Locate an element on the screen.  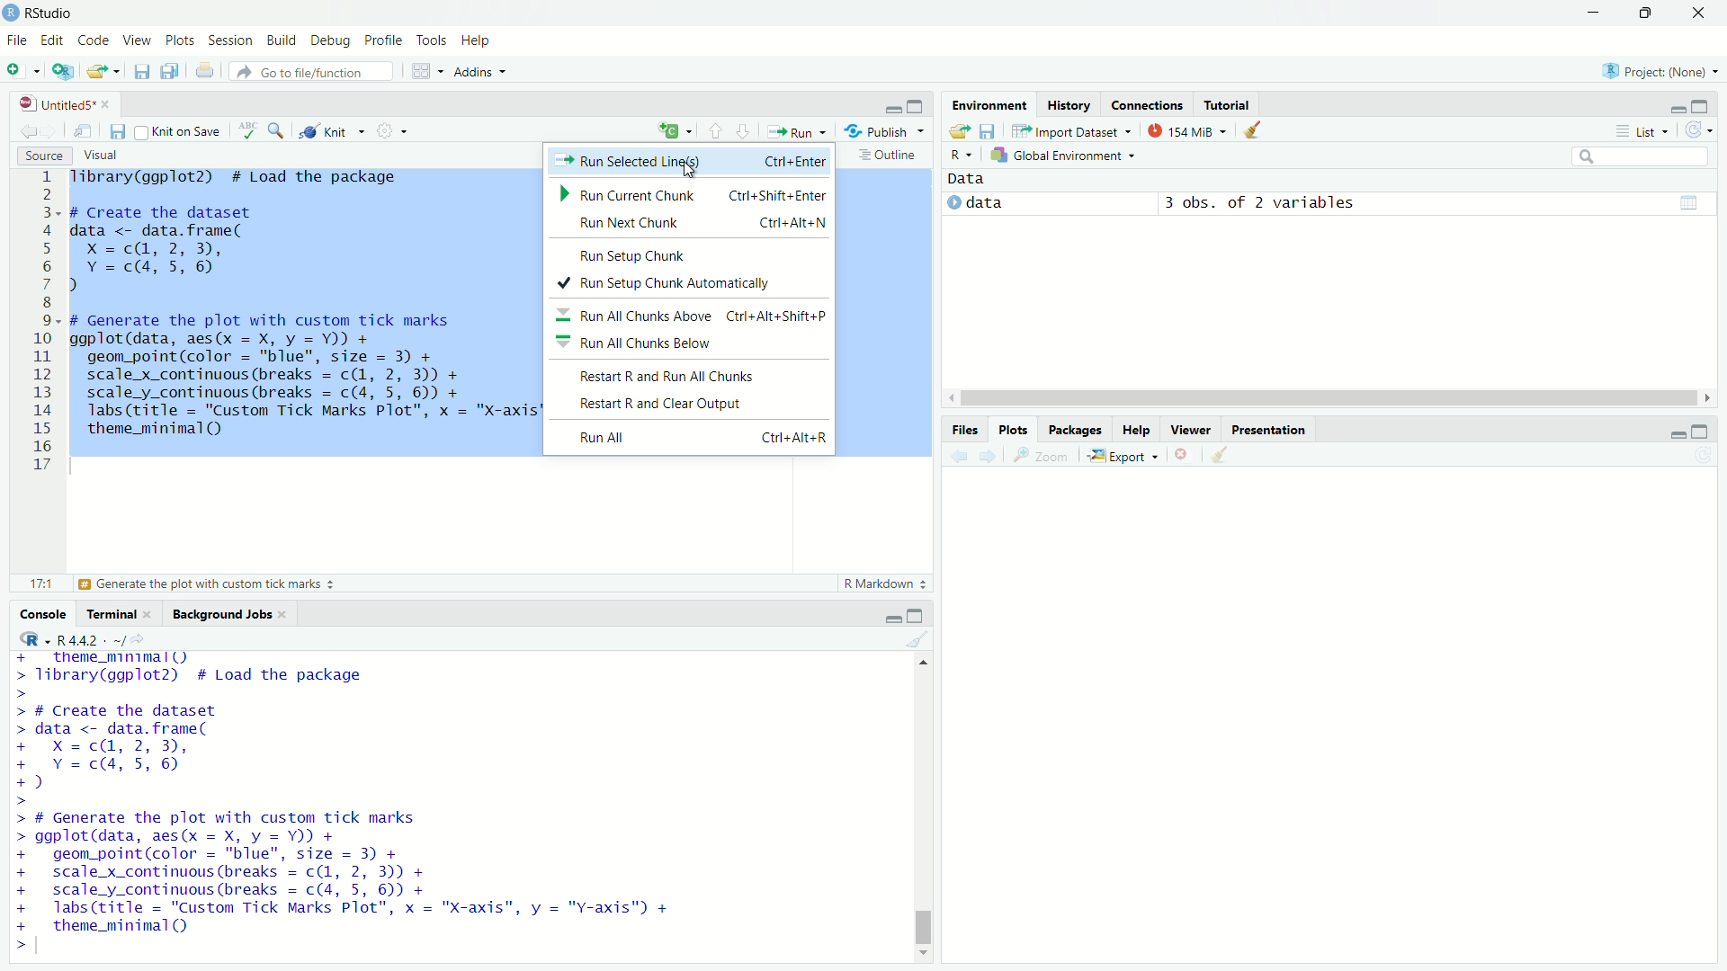
save all open documents is located at coordinates (168, 72).